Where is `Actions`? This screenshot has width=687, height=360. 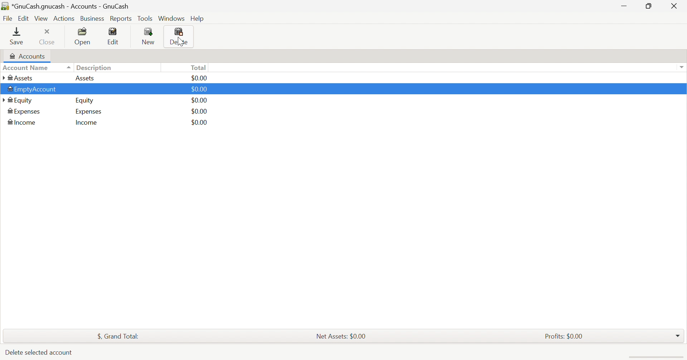 Actions is located at coordinates (64, 19).